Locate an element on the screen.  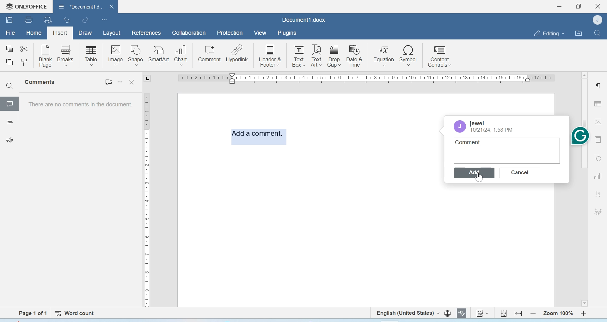
Shapes is located at coordinates (599, 157).